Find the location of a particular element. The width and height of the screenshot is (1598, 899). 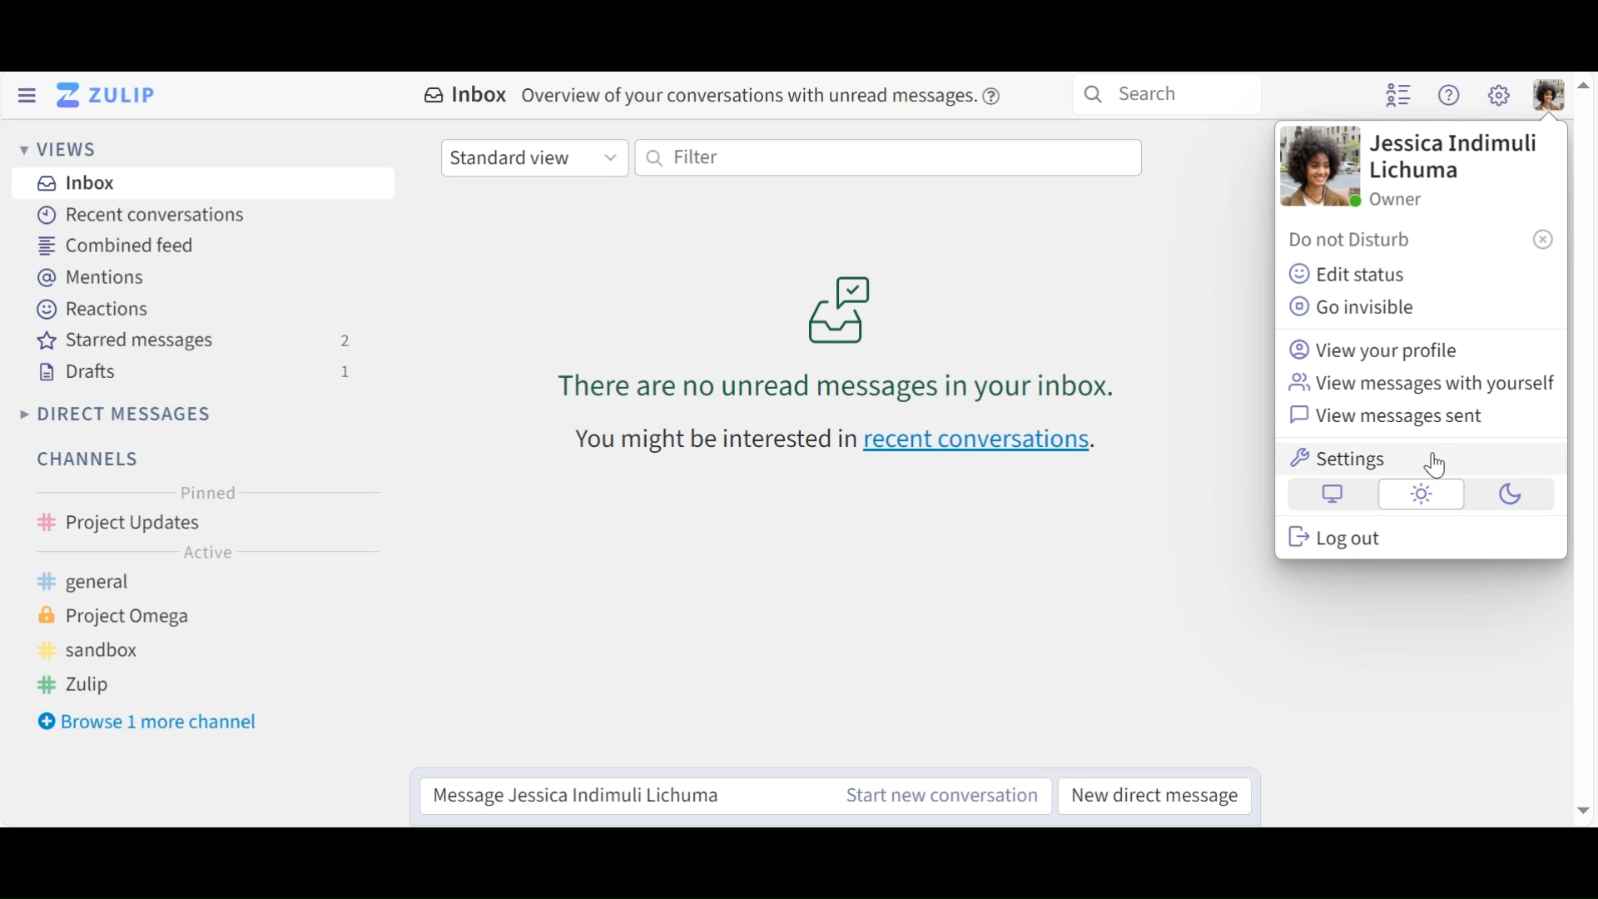

Light theme is located at coordinates (1420, 494).